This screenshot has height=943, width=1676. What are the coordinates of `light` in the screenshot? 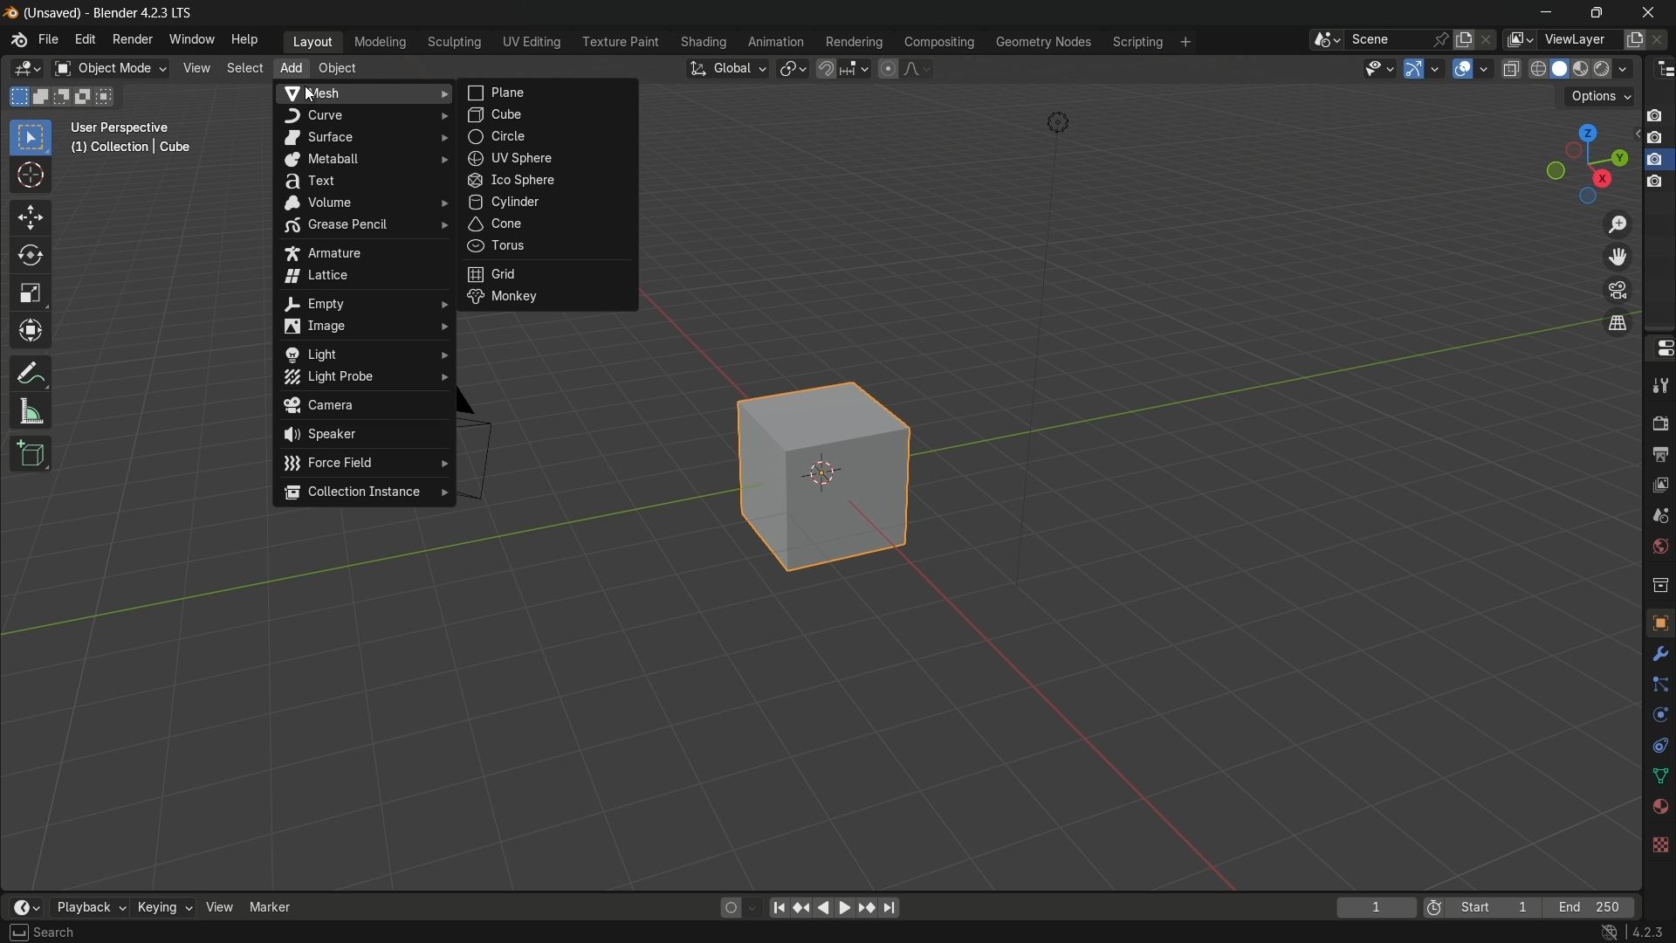 It's located at (361, 354).